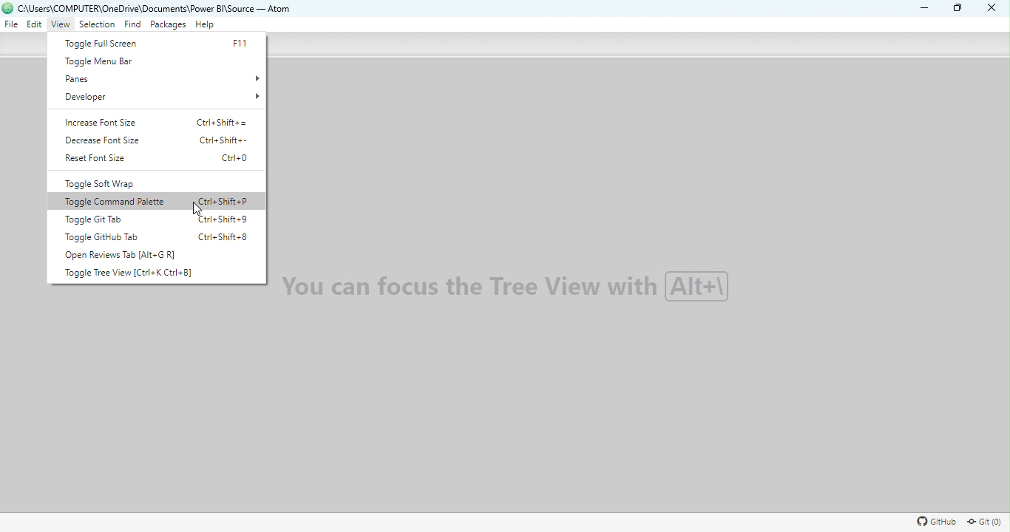 Image resolution: width=1010 pixels, height=532 pixels. I want to click on Maximize, so click(960, 9).